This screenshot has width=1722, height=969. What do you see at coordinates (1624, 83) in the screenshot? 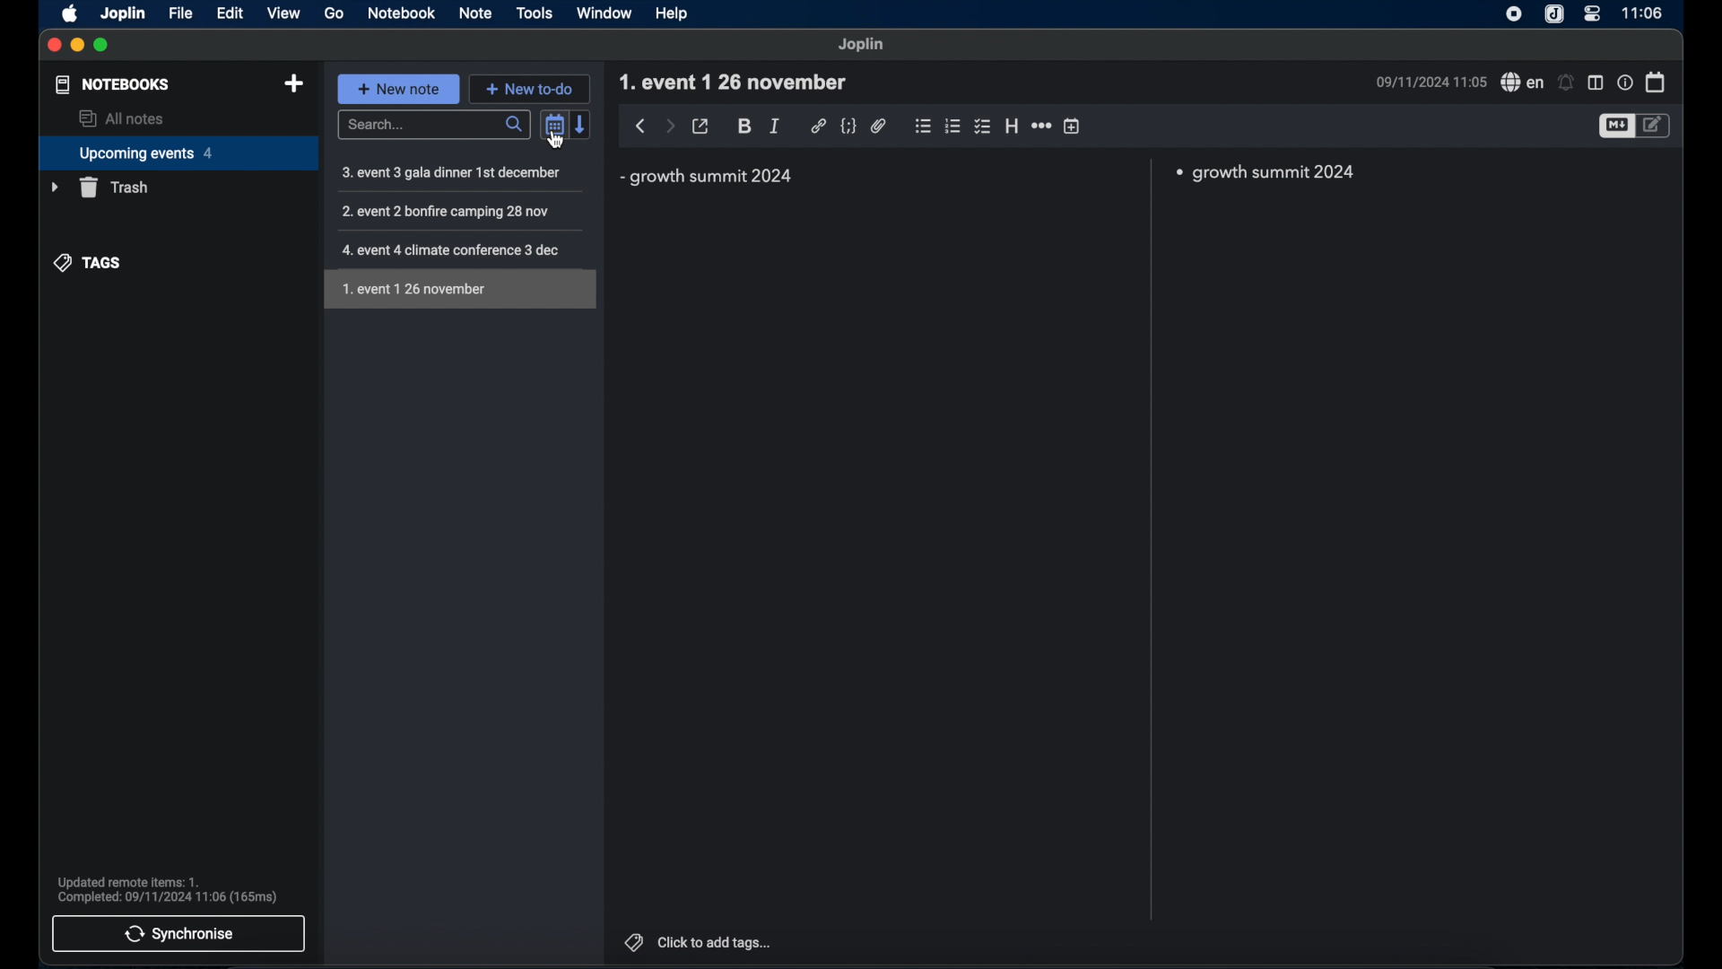
I see `note properties` at bounding box center [1624, 83].